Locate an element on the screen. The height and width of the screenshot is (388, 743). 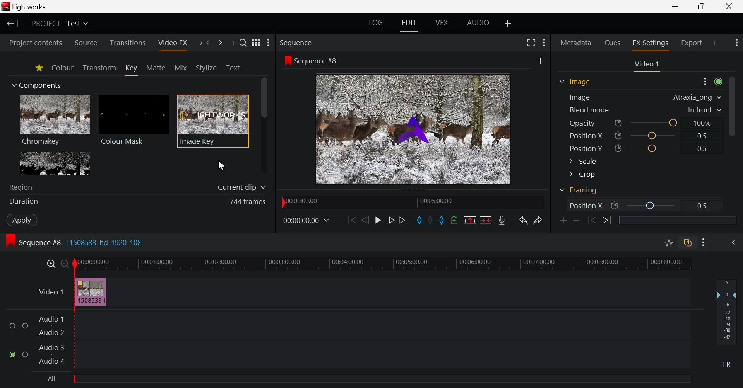
Video FX is located at coordinates (175, 44).